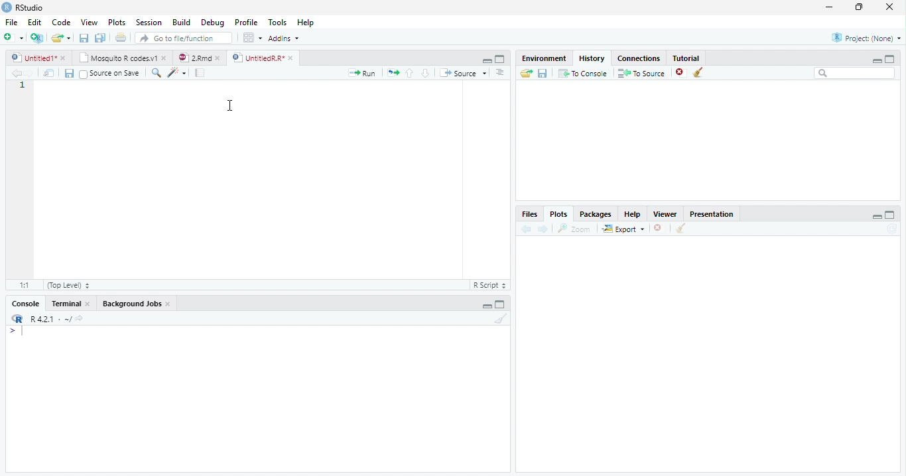  I want to click on Minimize, so click(874, 216).